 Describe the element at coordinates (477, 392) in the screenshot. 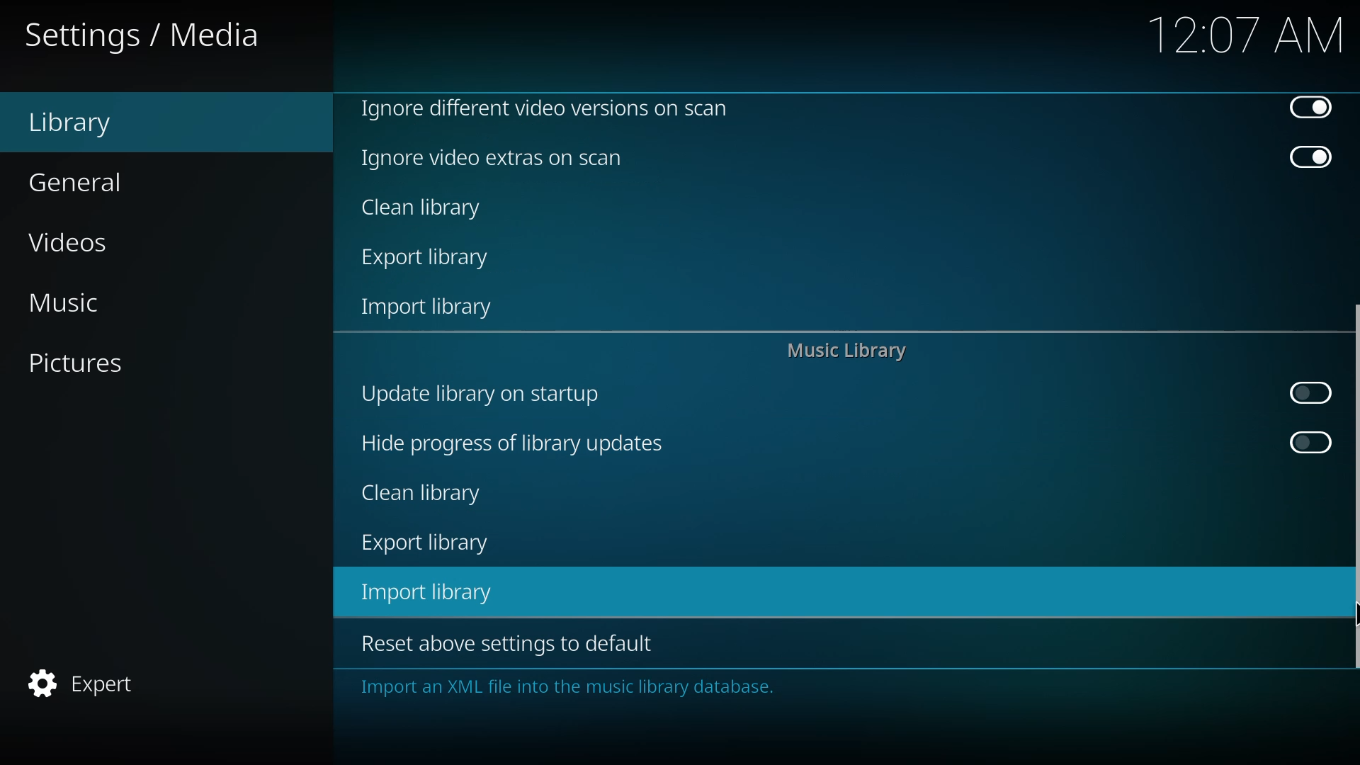

I see `update library` at that location.